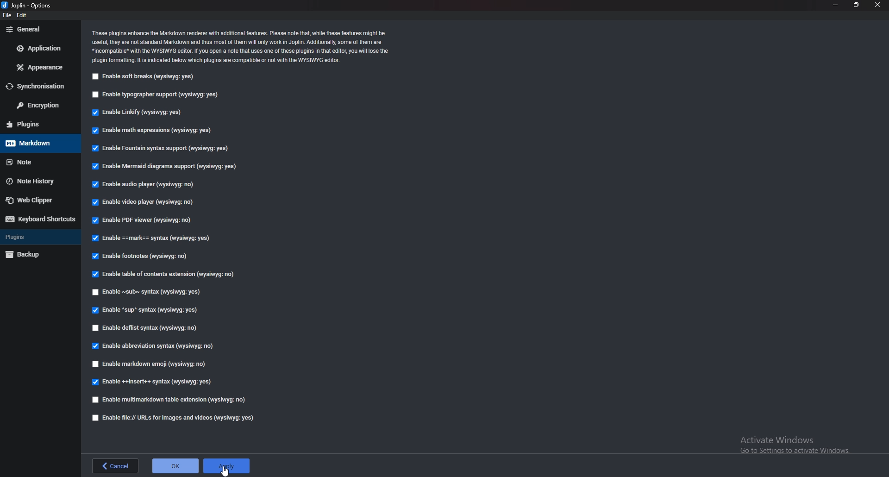 The image size is (889, 477). Describe the element at coordinates (159, 345) in the screenshot. I see `enable abbreviation syntax` at that location.